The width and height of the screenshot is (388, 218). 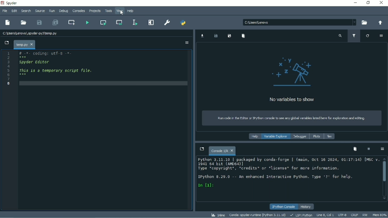 What do you see at coordinates (382, 3) in the screenshot?
I see `Close` at bounding box center [382, 3].